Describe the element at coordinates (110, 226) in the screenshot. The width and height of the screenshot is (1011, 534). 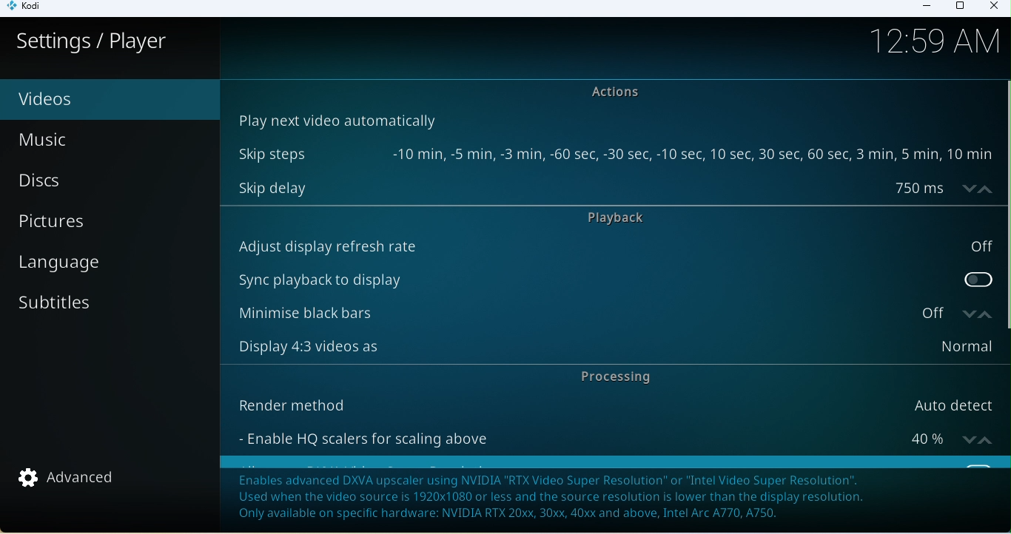
I see `Pictures` at that location.